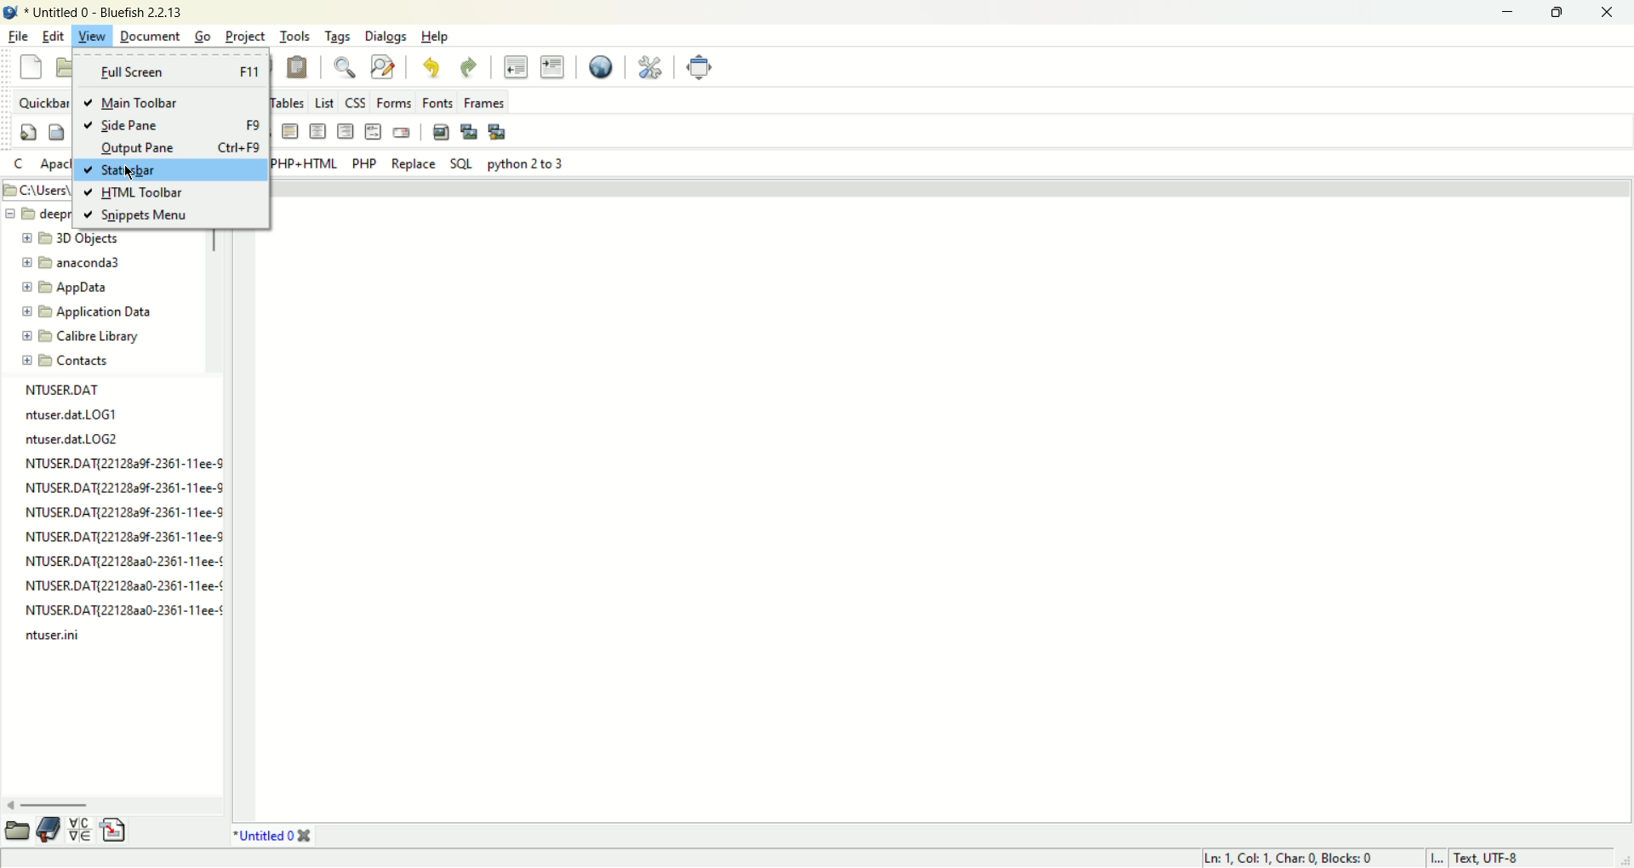 Image resolution: width=1634 pixels, height=868 pixels. I want to click on NTUSER.DAT, so click(66, 393).